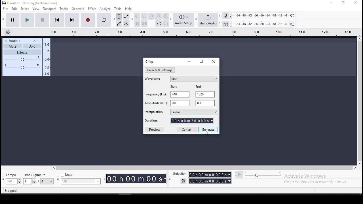 The height and width of the screenshot is (204, 363). Describe the element at coordinates (355, 3) in the screenshot. I see `close window` at that location.